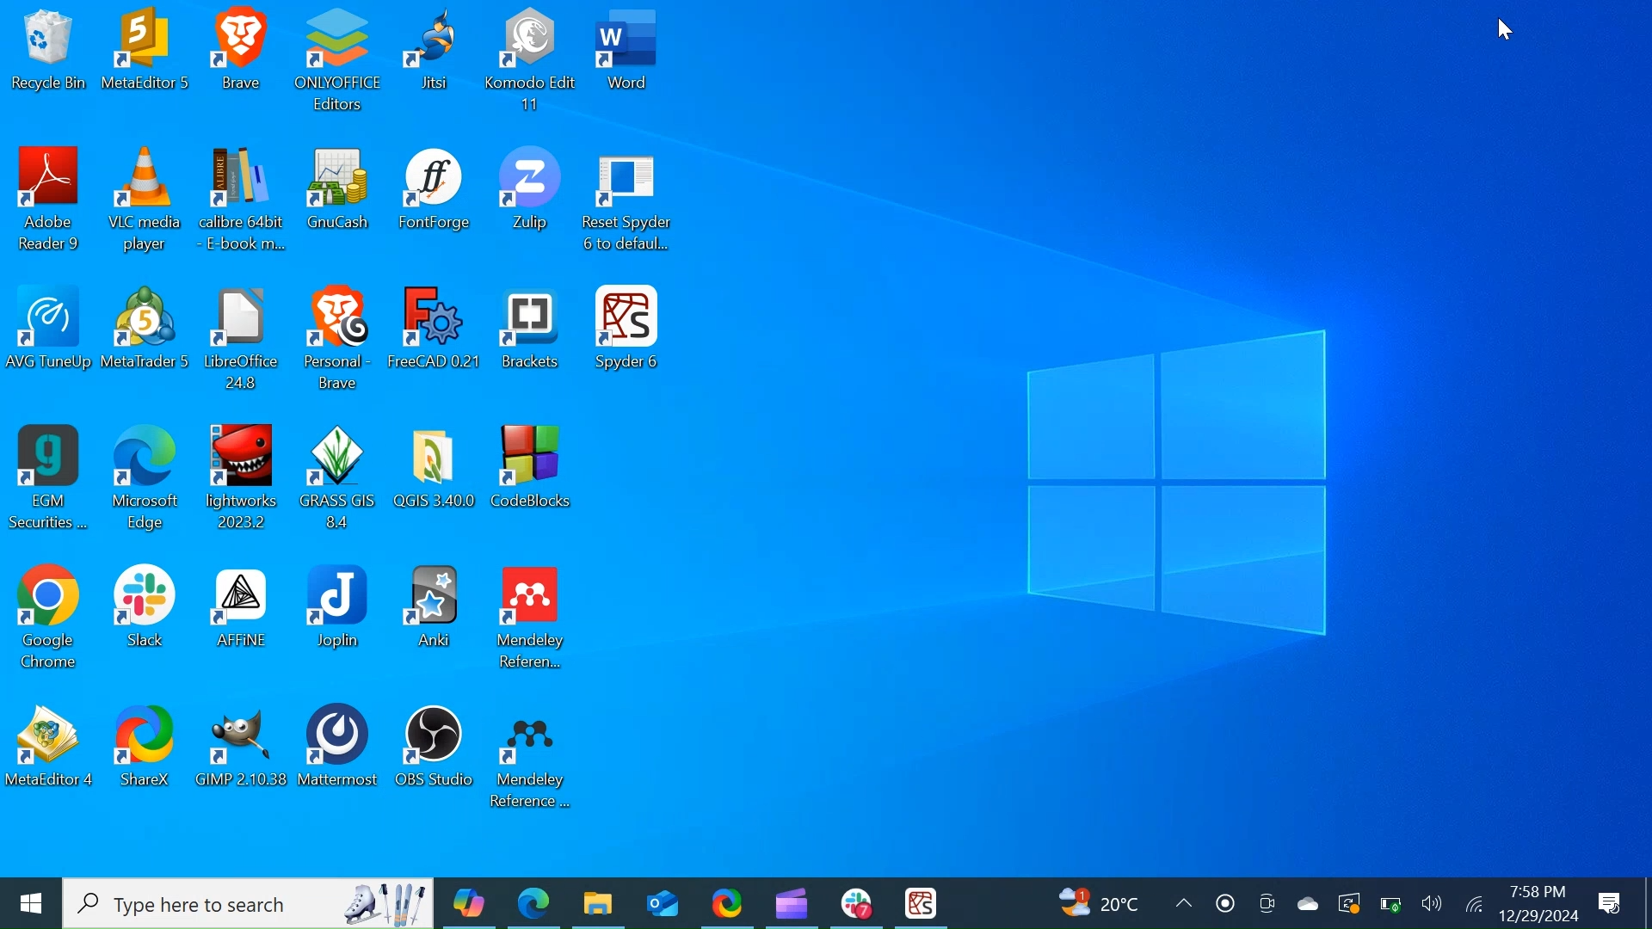 This screenshot has height=929, width=1652. What do you see at coordinates (792, 902) in the screenshot?
I see `Microsot Clipchamp` at bounding box center [792, 902].